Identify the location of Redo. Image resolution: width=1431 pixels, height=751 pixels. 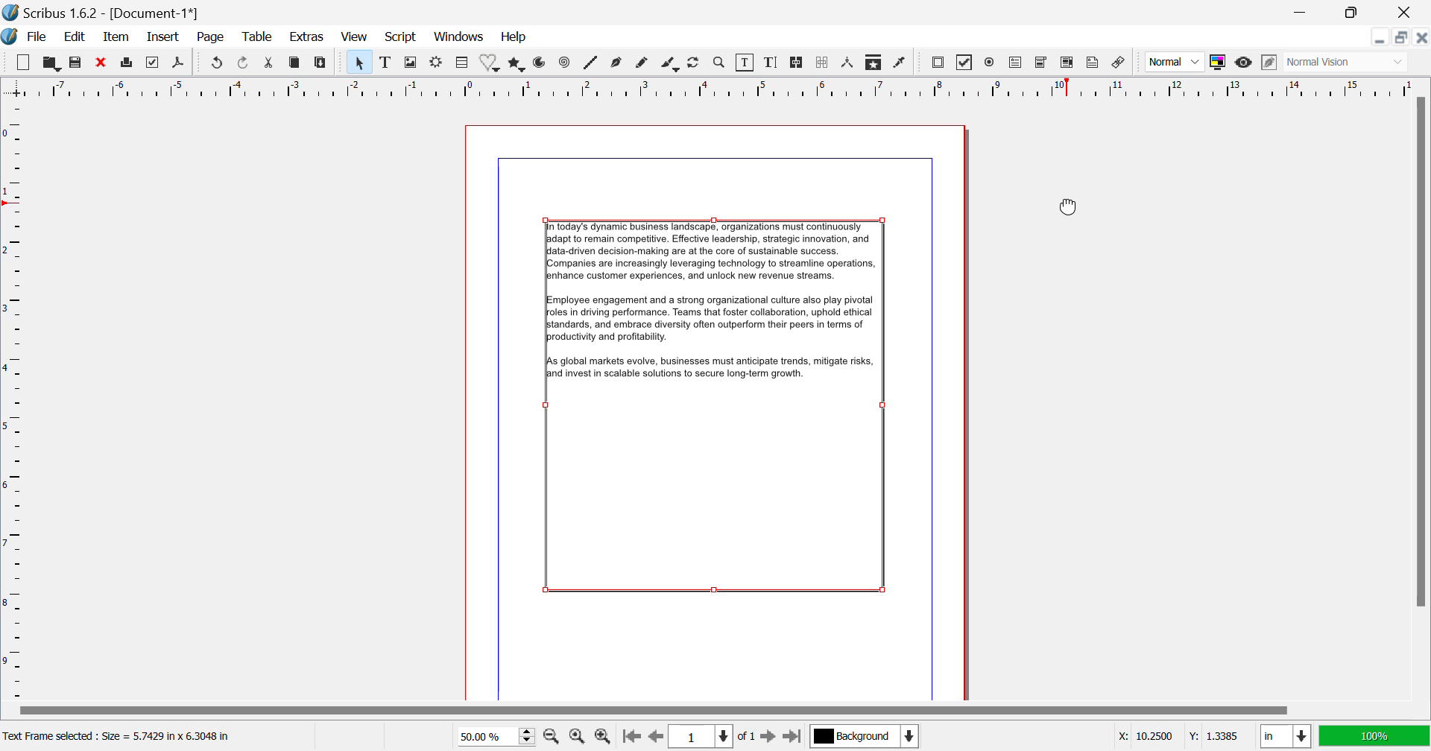
(219, 63).